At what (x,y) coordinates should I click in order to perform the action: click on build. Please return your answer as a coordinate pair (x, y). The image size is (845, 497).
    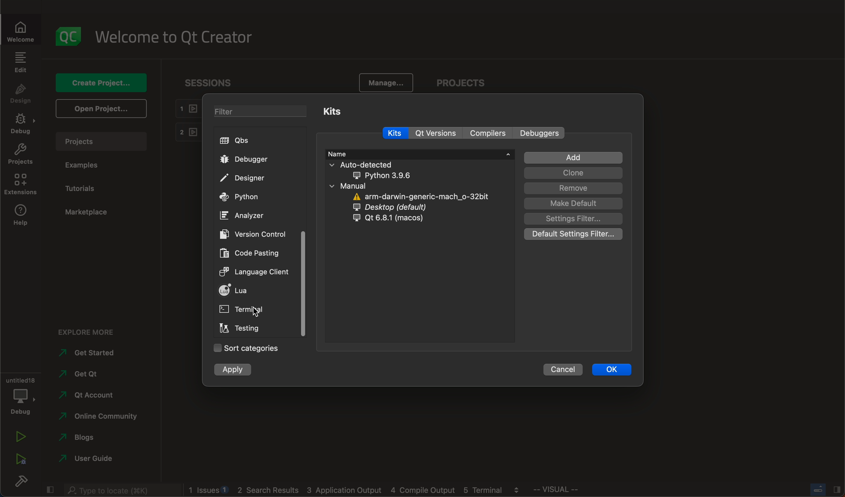
    Looking at the image, I should click on (19, 483).